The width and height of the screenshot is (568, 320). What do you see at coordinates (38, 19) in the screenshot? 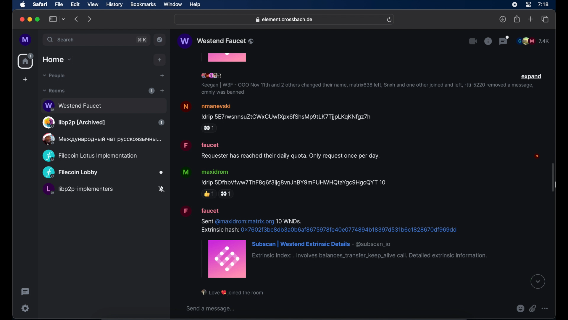
I see `maximize` at bounding box center [38, 19].